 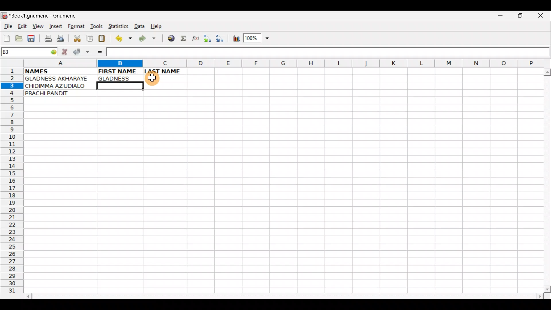 What do you see at coordinates (48, 16) in the screenshot?
I see `*Book1.gnumeric - Gnumeric` at bounding box center [48, 16].